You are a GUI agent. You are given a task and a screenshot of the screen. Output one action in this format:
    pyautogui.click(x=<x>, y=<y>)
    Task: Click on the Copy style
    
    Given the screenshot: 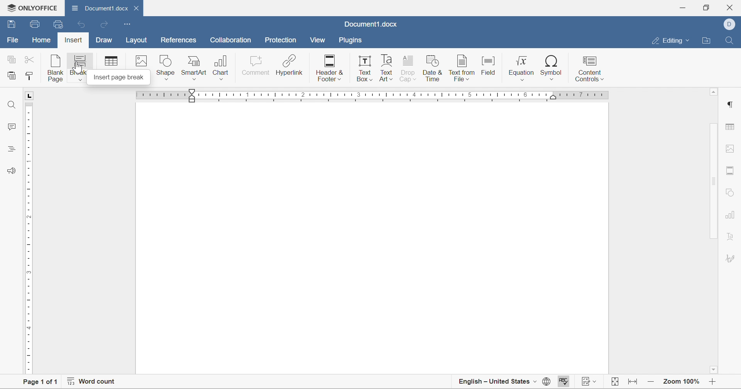 What is the action you would take?
    pyautogui.click(x=29, y=76)
    